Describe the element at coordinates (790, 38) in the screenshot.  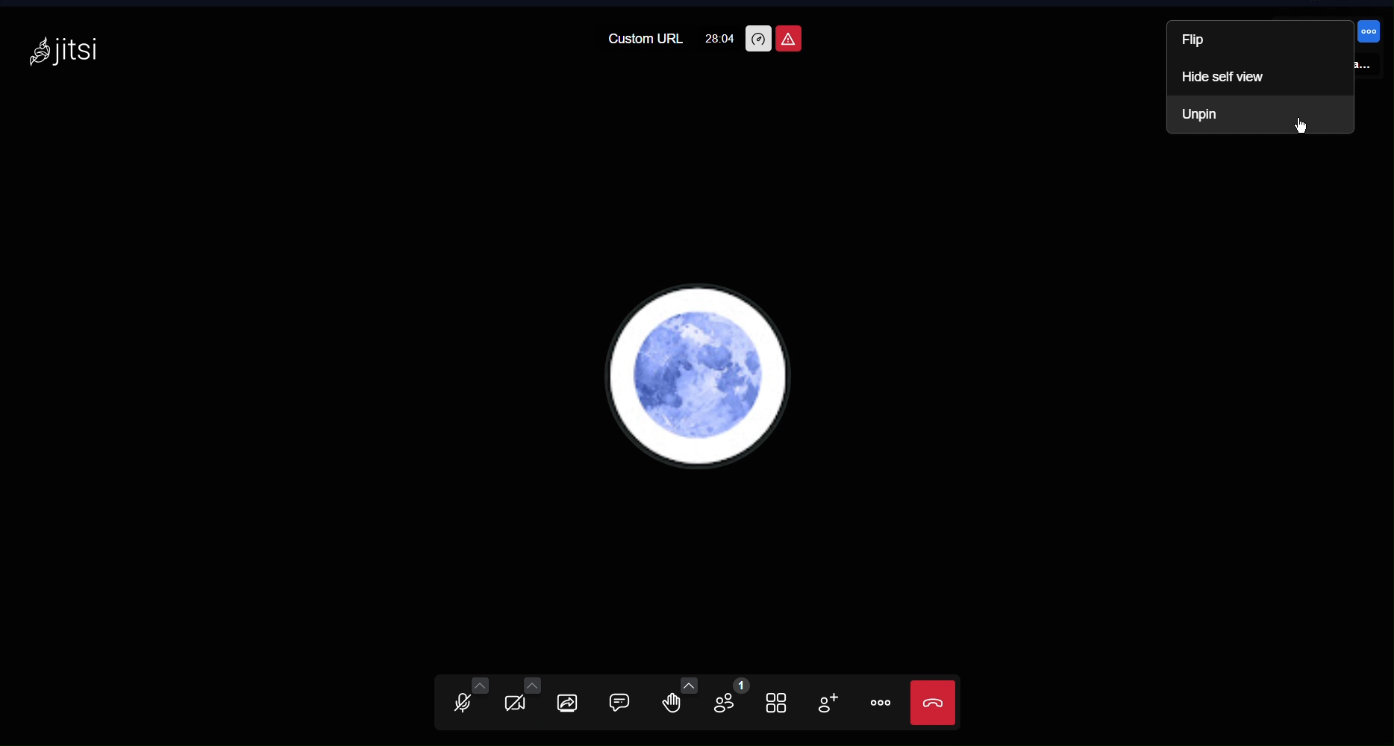
I see `Unsafe Meeting` at that location.